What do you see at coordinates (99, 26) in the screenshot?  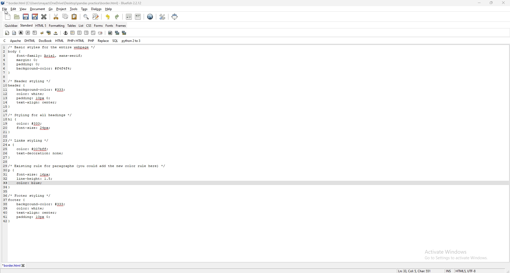 I see `forms` at bounding box center [99, 26].